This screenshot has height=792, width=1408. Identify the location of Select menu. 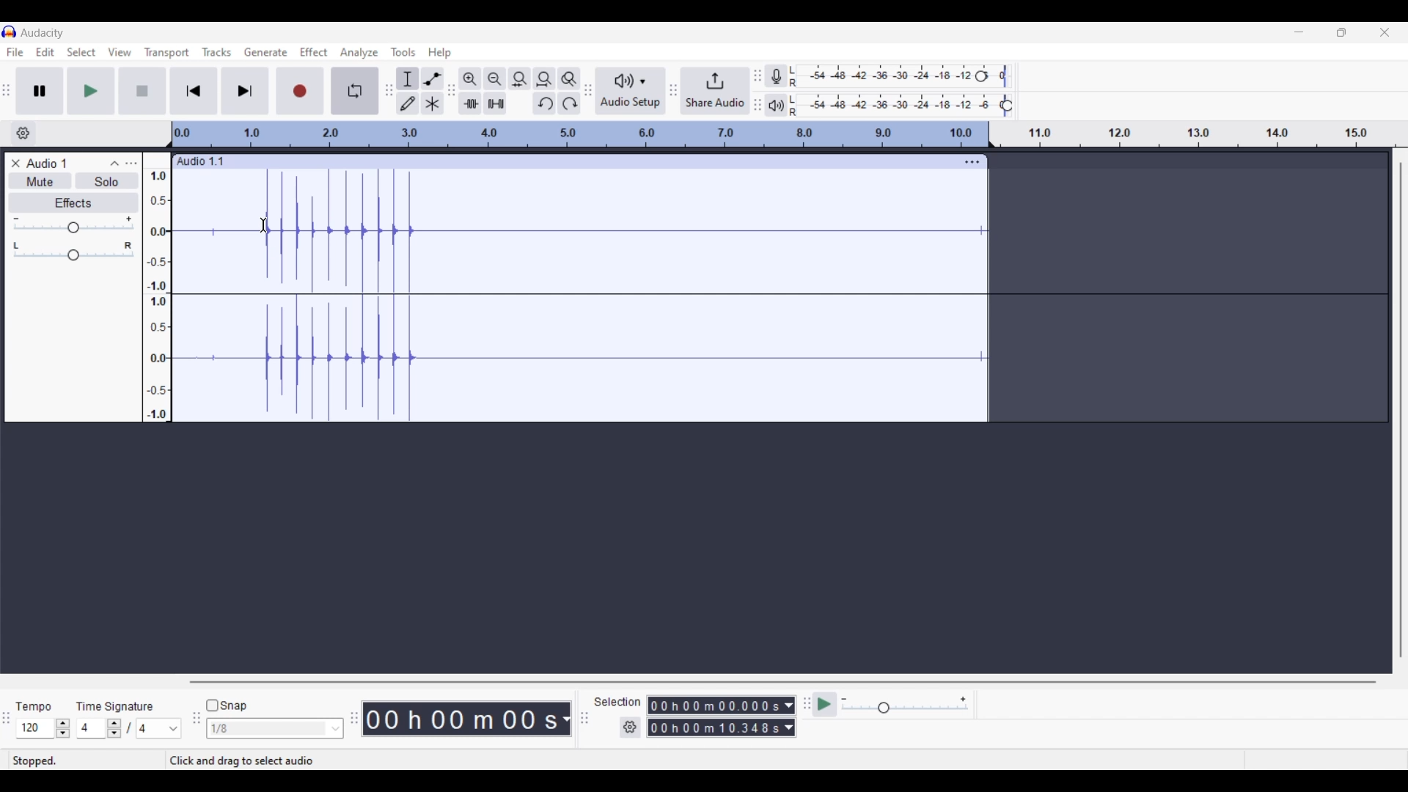
(81, 52).